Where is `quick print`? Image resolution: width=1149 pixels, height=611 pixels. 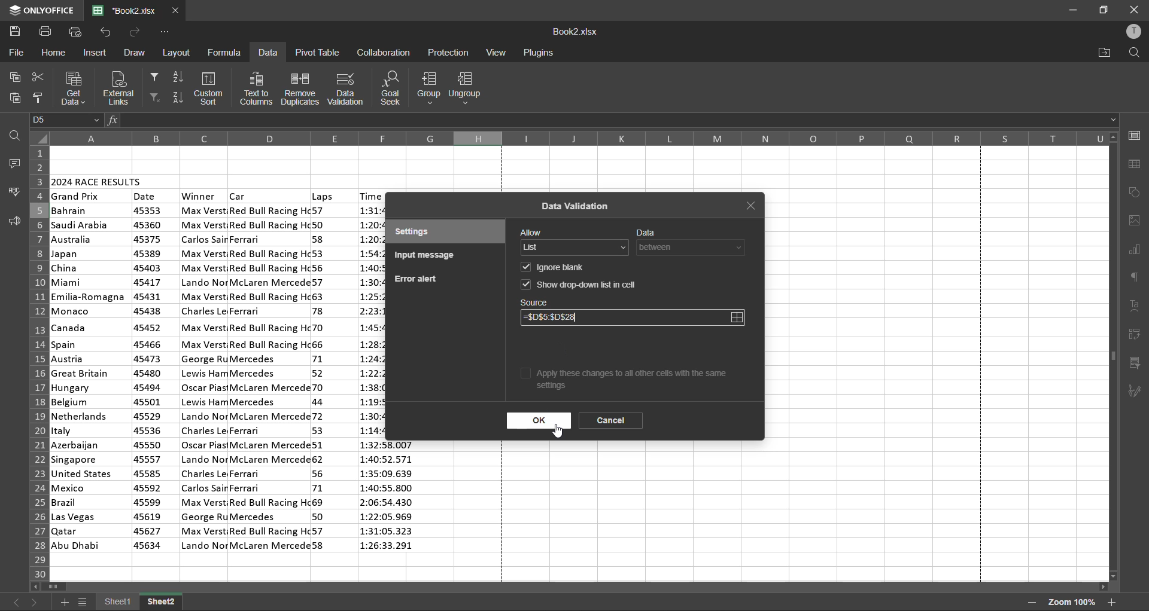
quick print is located at coordinates (74, 32).